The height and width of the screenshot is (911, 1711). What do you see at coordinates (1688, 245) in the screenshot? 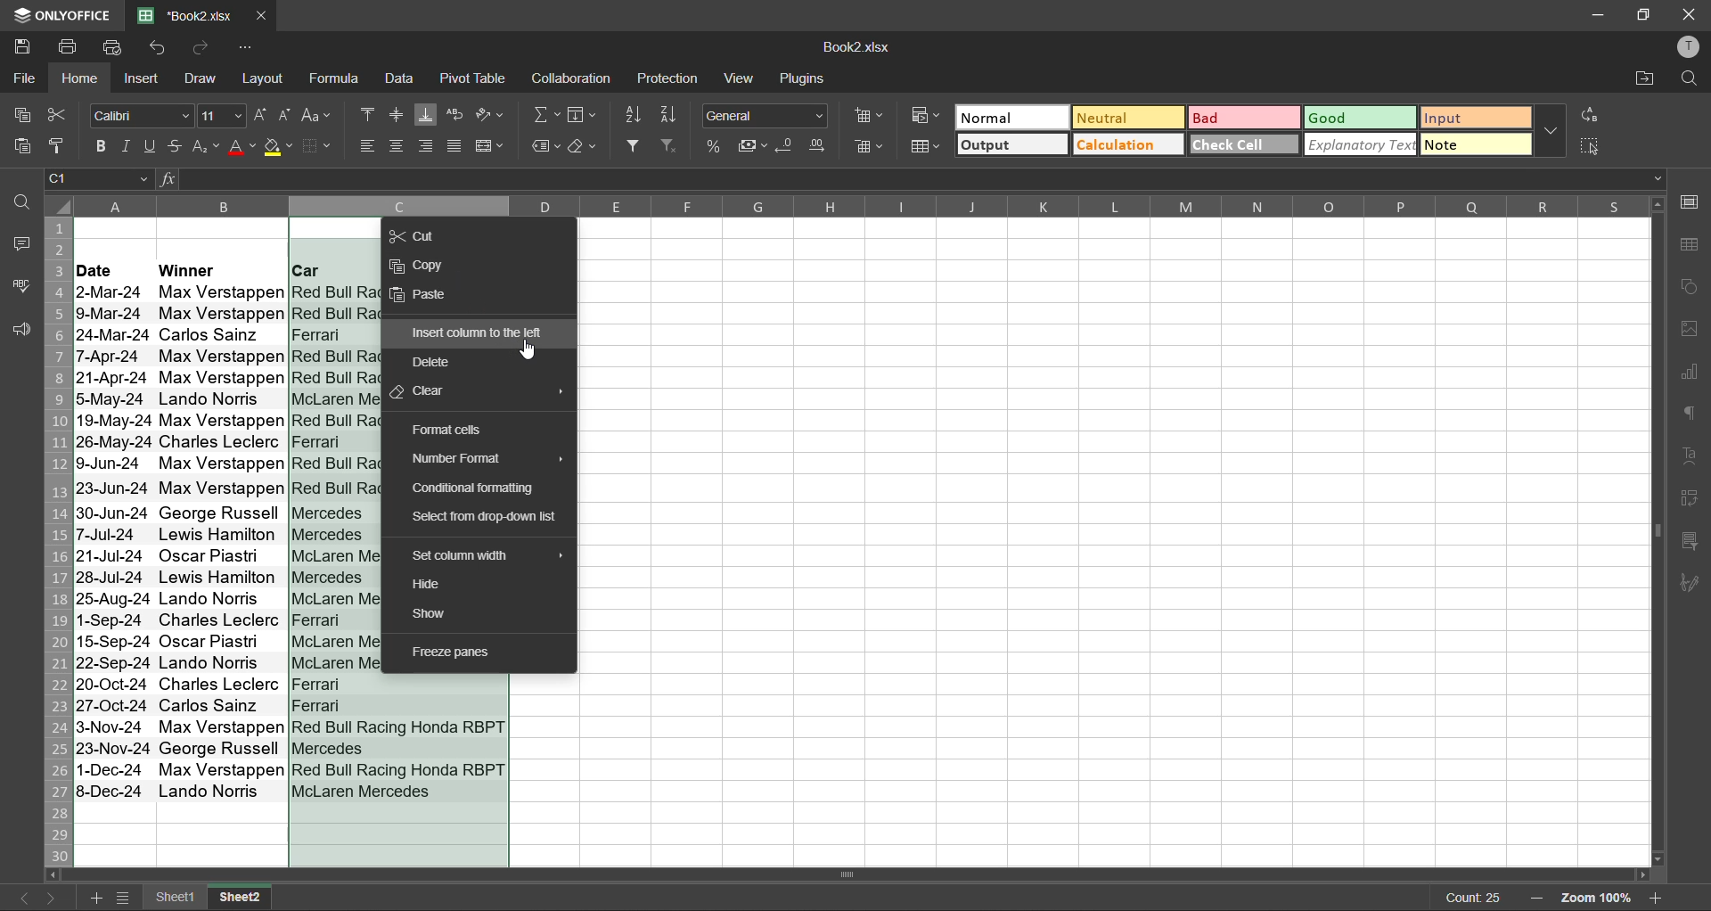
I see `table` at bounding box center [1688, 245].